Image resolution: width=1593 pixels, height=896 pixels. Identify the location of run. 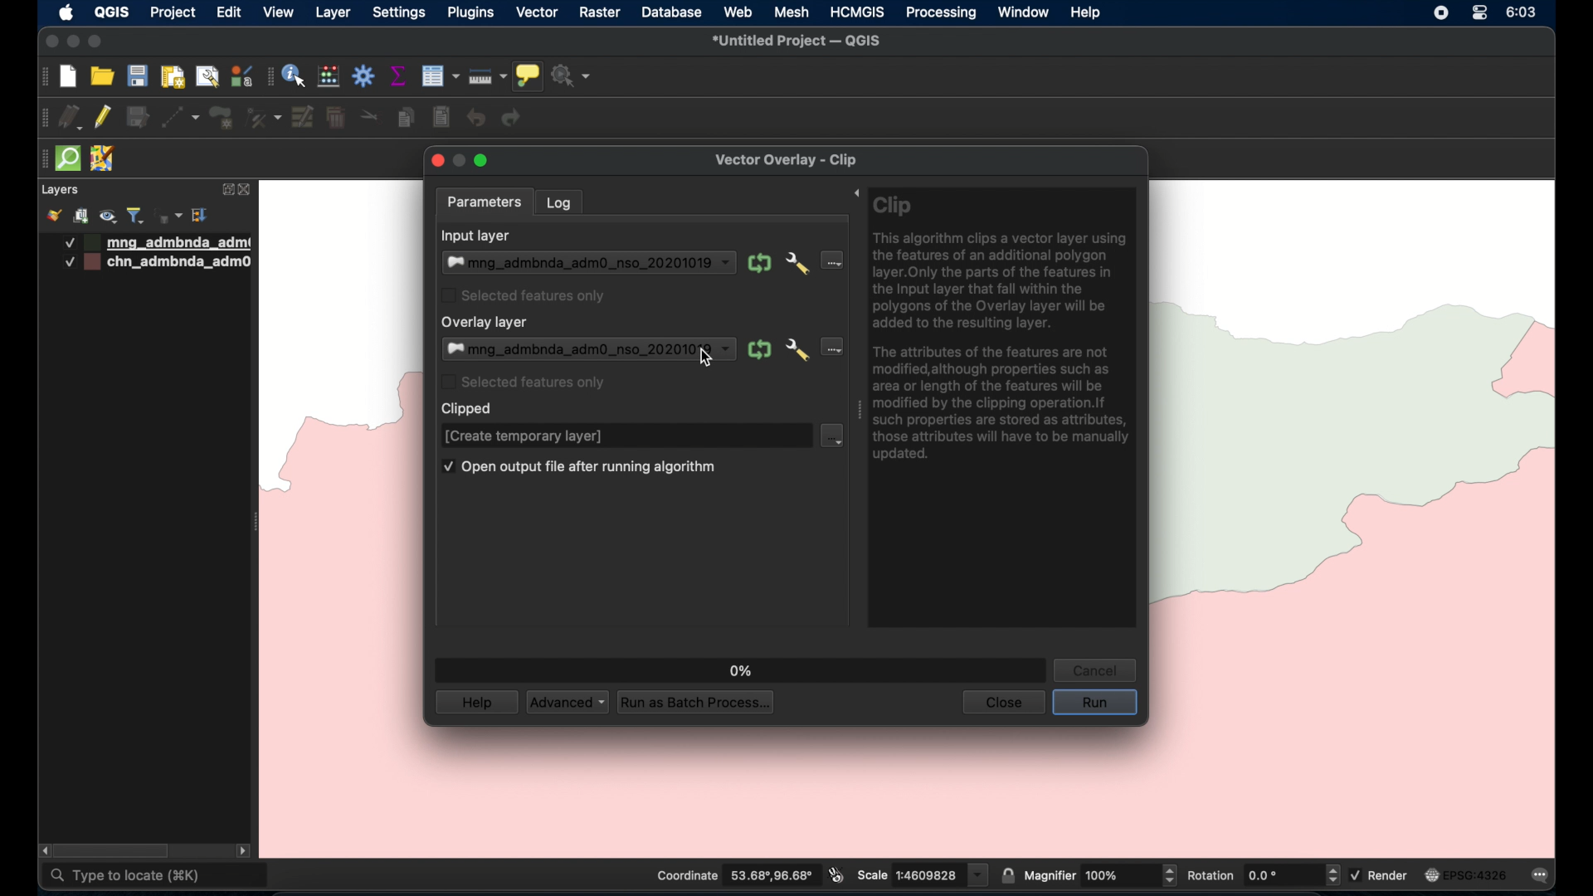
(1095, 704).